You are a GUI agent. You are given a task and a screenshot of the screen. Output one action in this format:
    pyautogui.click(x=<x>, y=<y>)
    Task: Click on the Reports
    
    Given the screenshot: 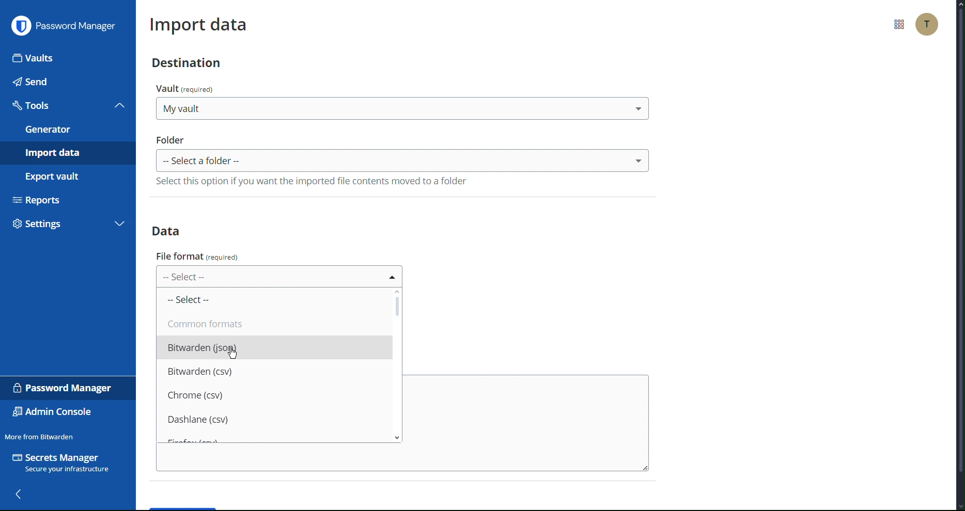 What is the action you would take?
    pyautogui.click(x=66, y=199)
    